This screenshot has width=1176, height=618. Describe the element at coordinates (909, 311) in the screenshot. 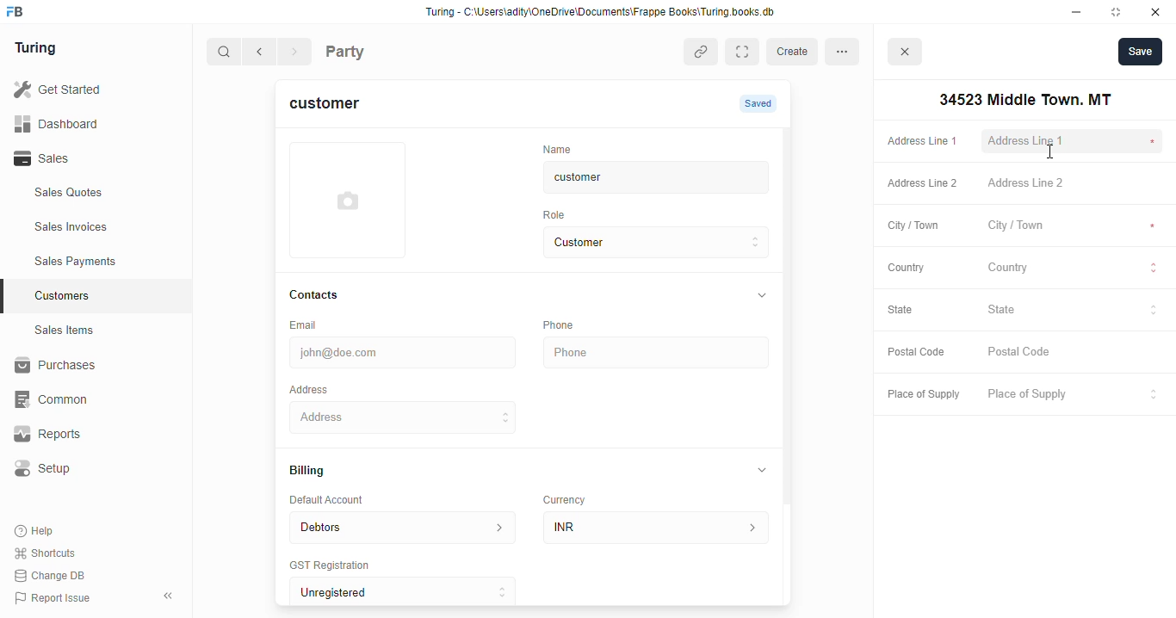

I see `State` at that location.